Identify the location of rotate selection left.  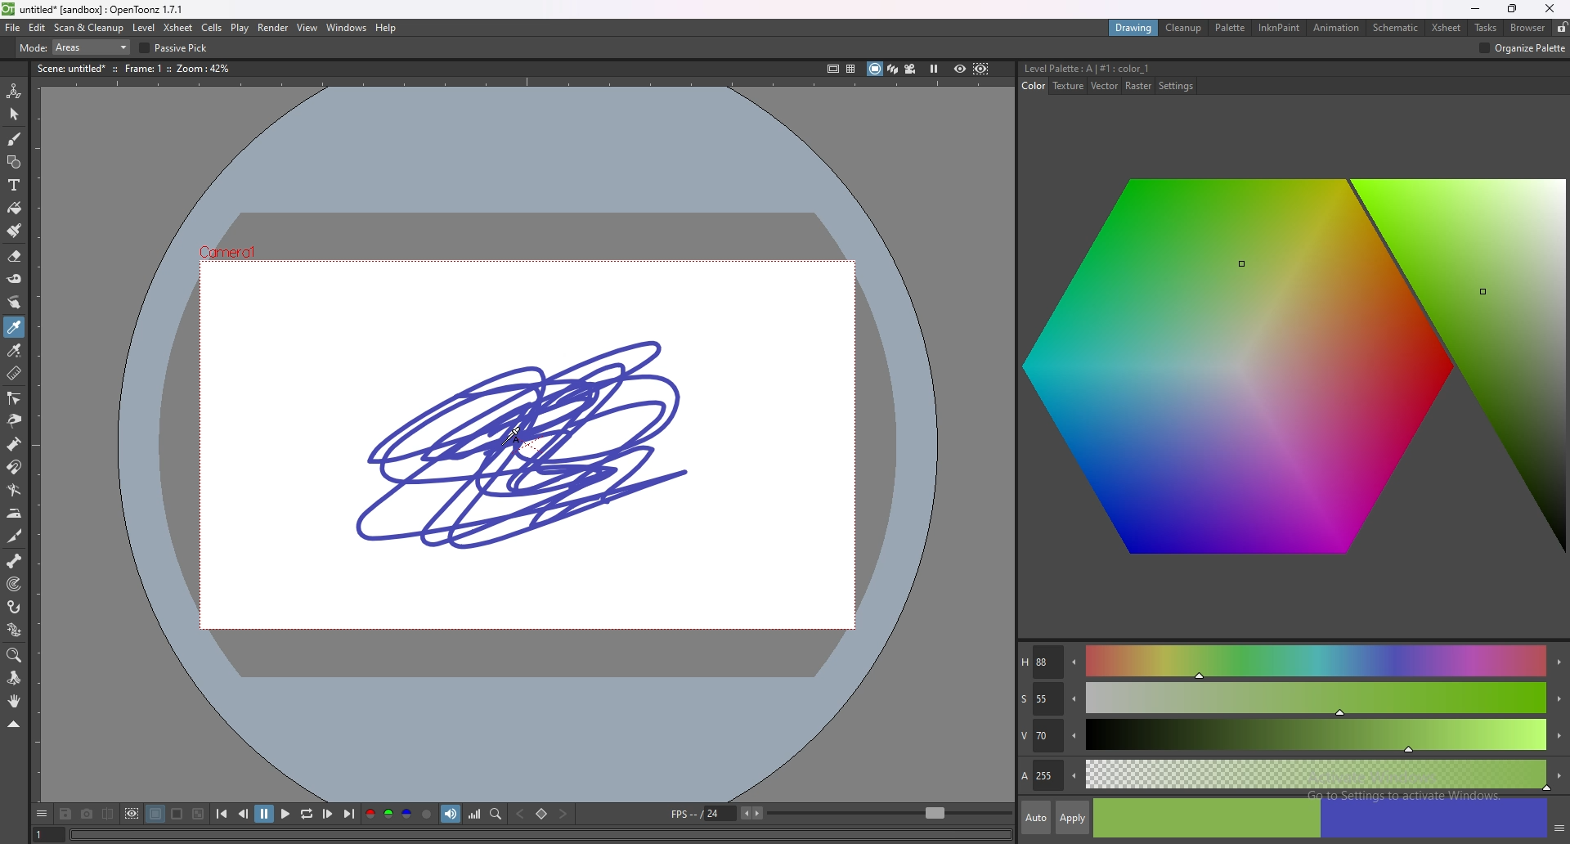
(888, 48).